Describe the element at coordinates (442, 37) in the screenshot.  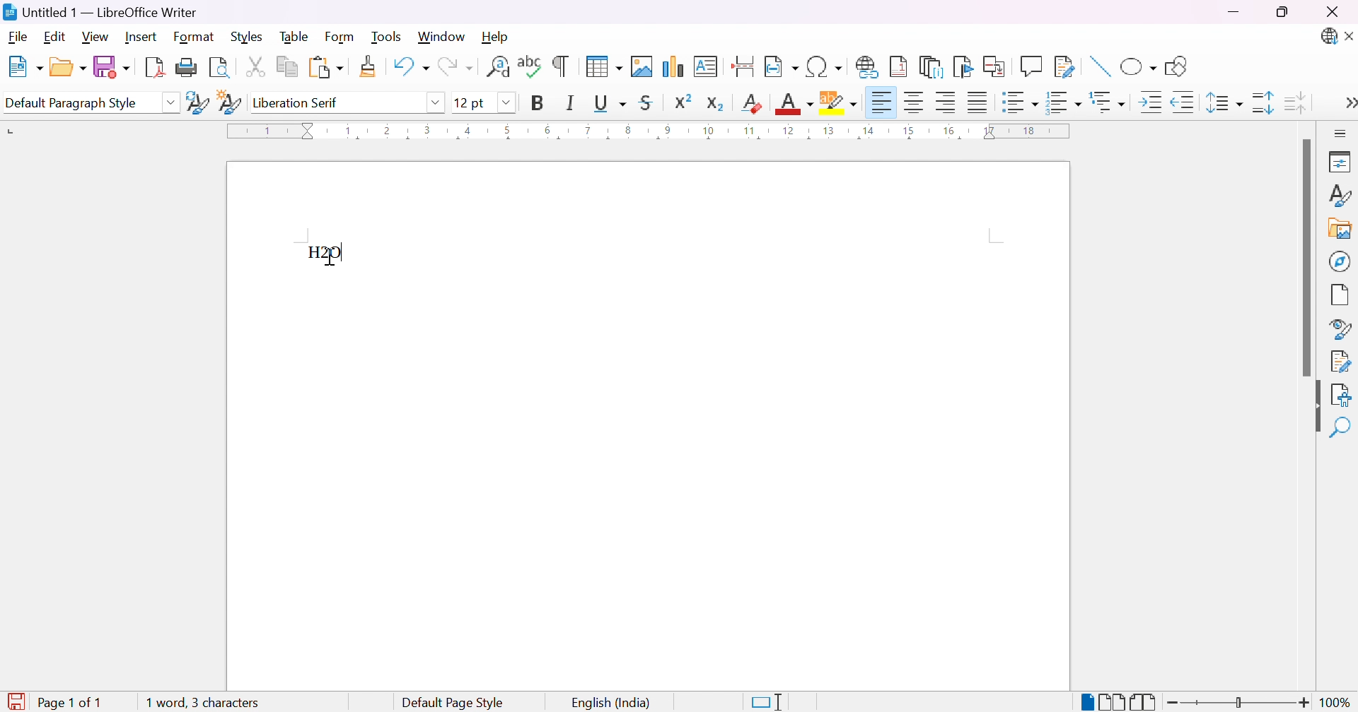
I see `Window` at that location.